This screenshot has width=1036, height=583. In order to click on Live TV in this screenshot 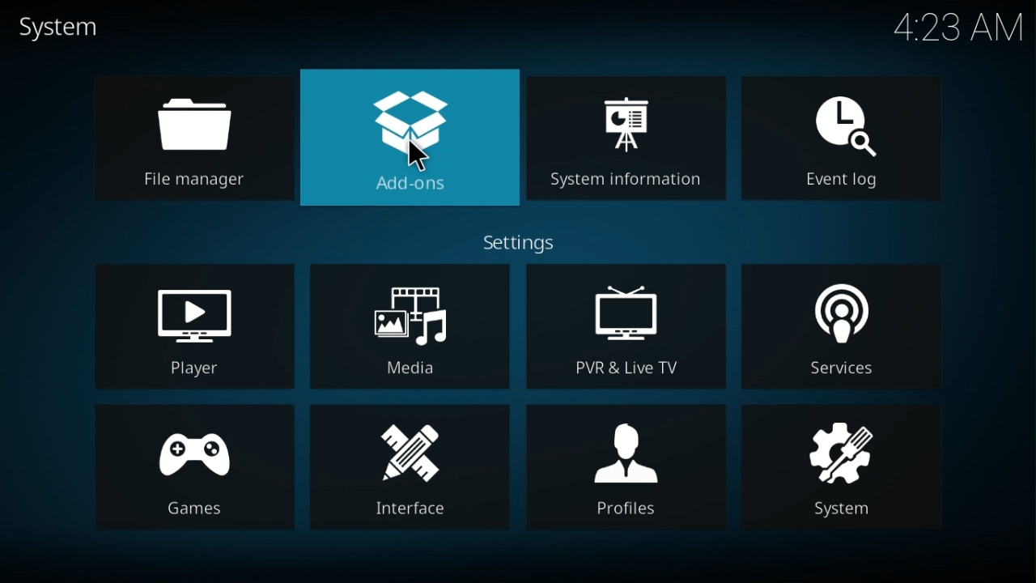, I will do `click(622, 327)`.